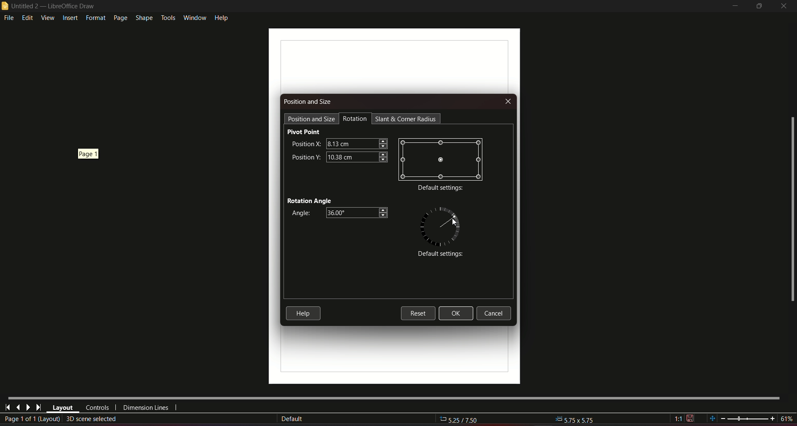  I want to click on file, so click(10, 18).